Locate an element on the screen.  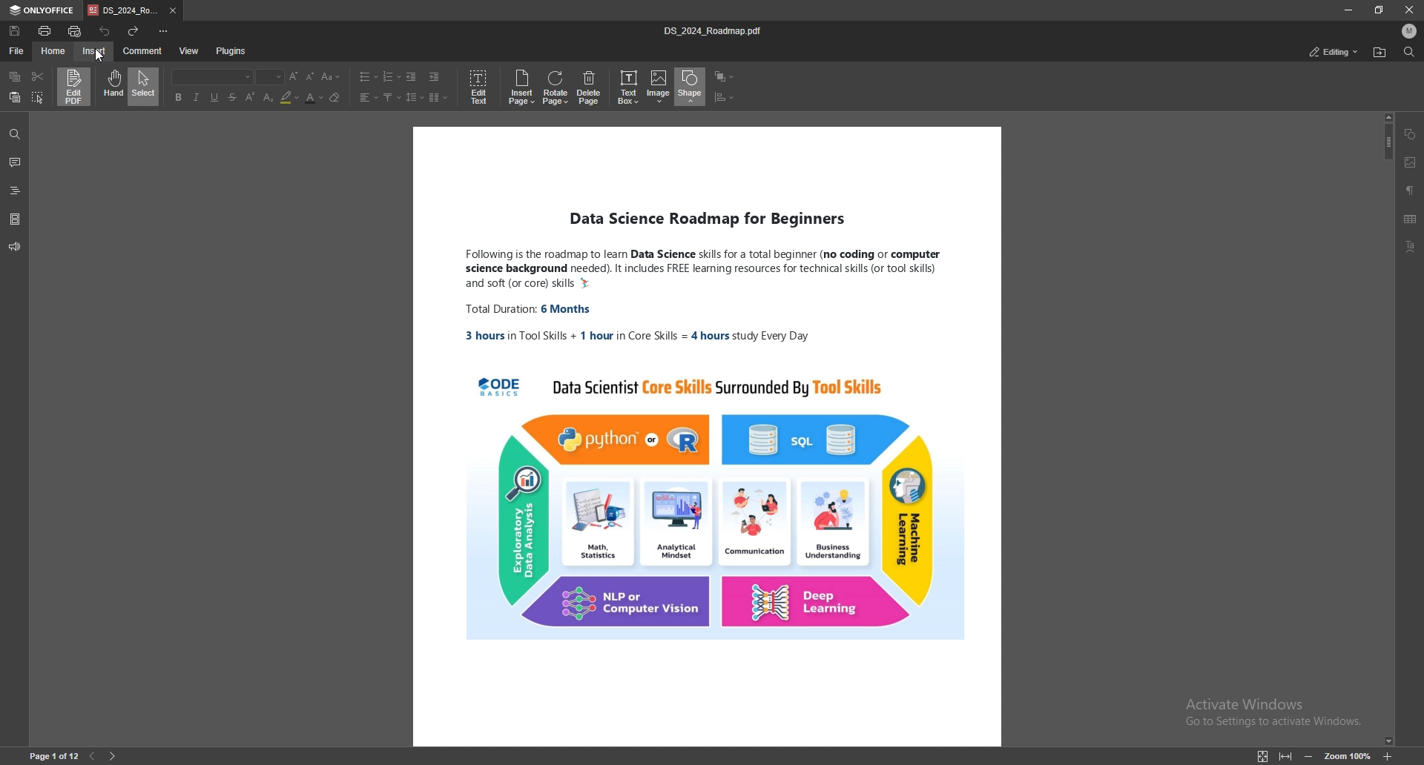
italic is located at coordinates (195, 97).